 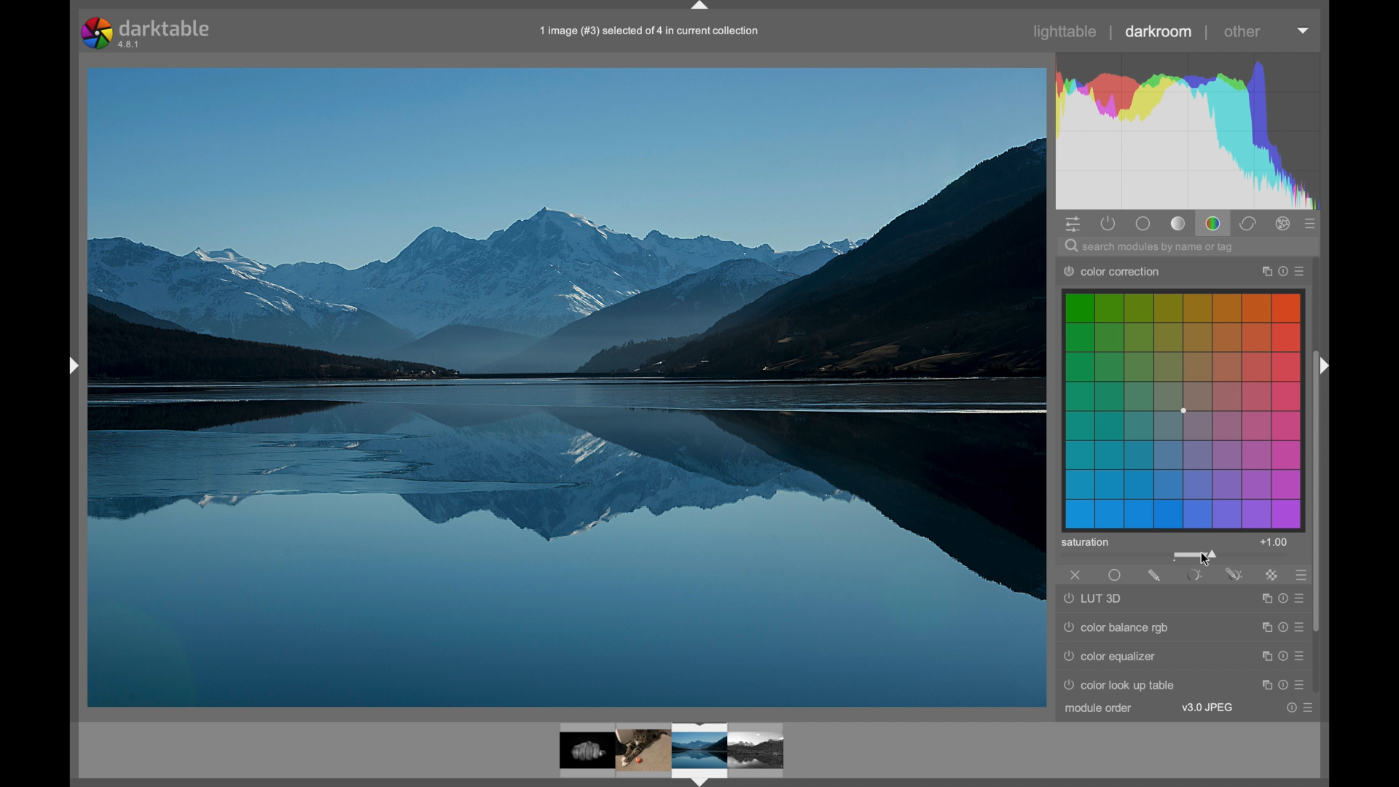 What do you see at coordinates (1276, 542) in the screenshot?
I see `1.00` at bounding box center [1276, 542].